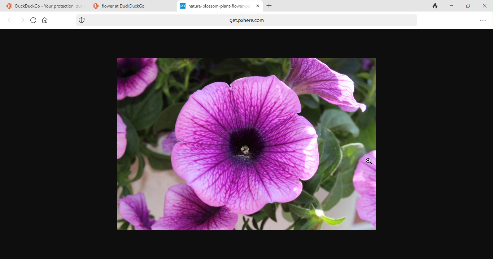 This screenshot has width=493, height=259. Describe the element at coordinates (259, 6) in the screenshot. I see `close` at that location.